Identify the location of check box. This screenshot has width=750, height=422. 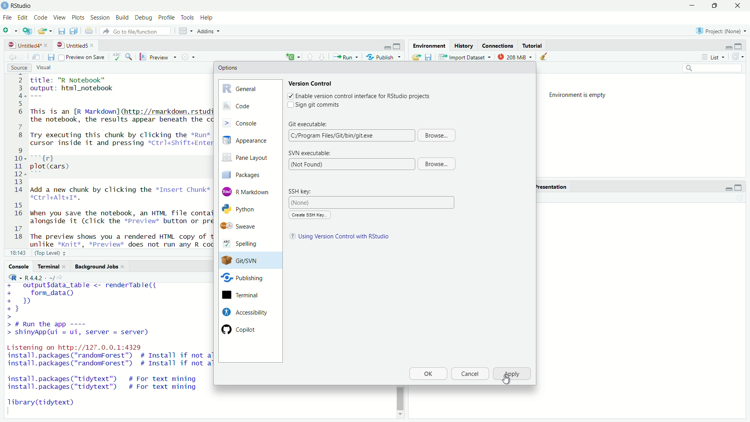
(289, 96).